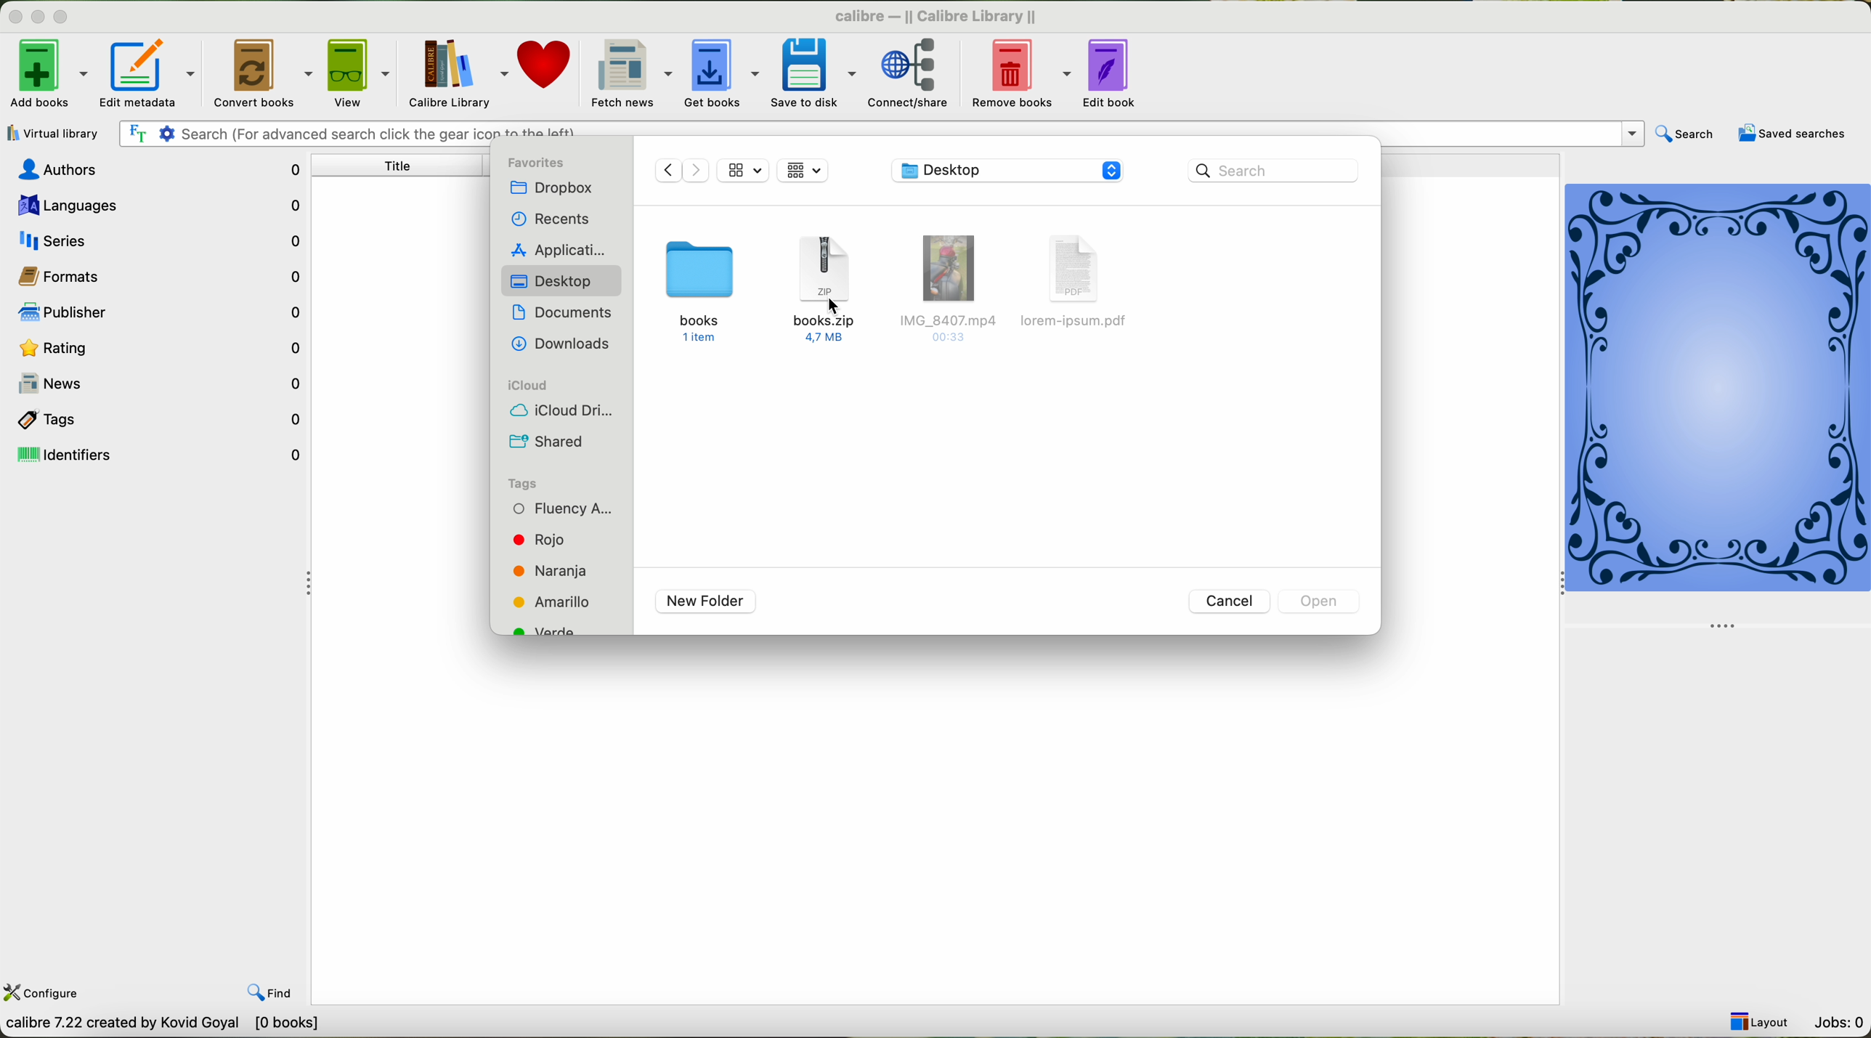  Describe the element at coordinates (721, 74) in the screenshot. I see `get books` at that location.